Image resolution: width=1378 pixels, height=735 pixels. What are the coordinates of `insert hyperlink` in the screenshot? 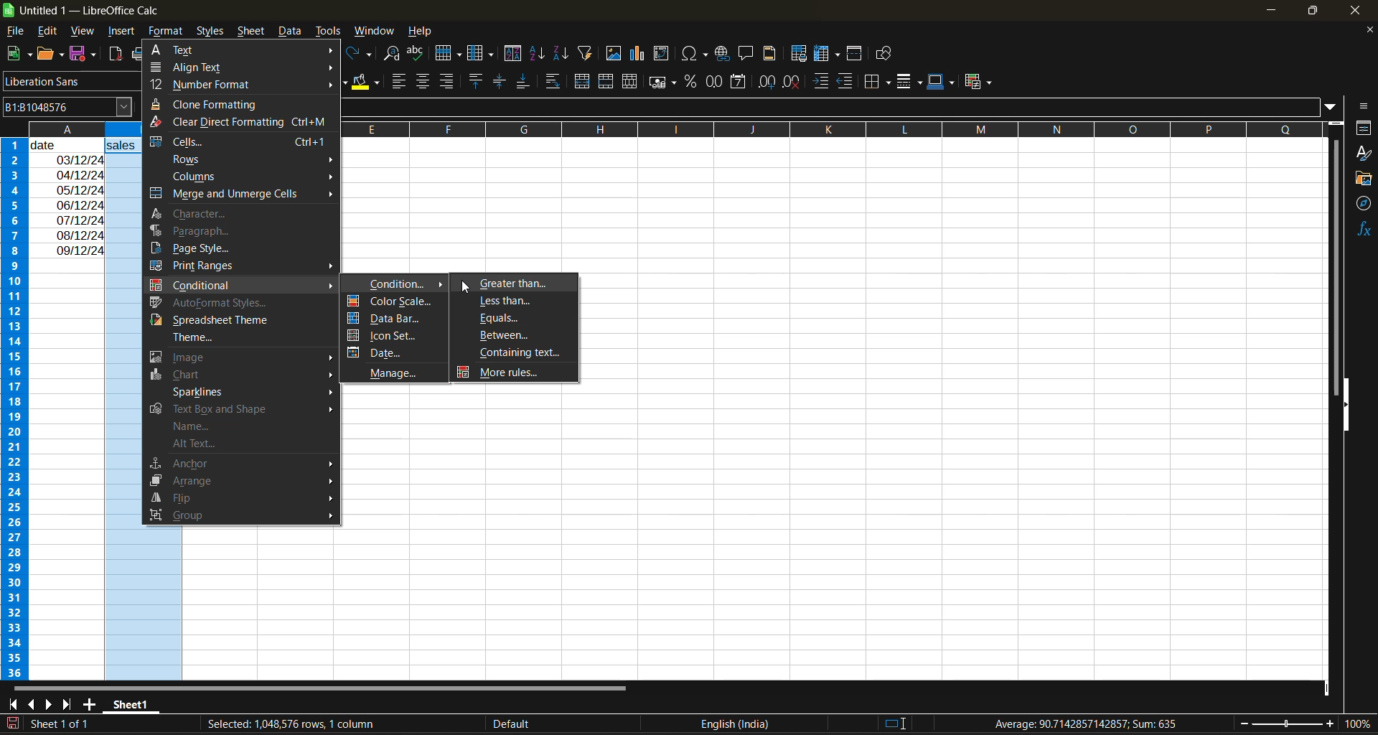 It's located at (723, 55).